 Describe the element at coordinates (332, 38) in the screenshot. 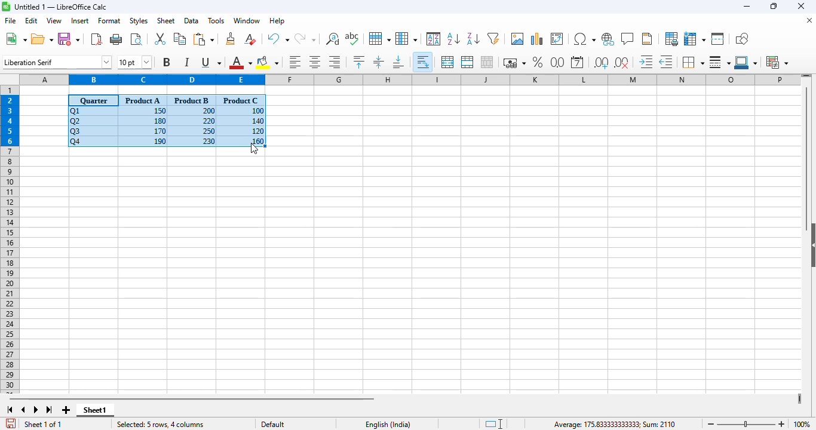

I see `find and replace` at that location.